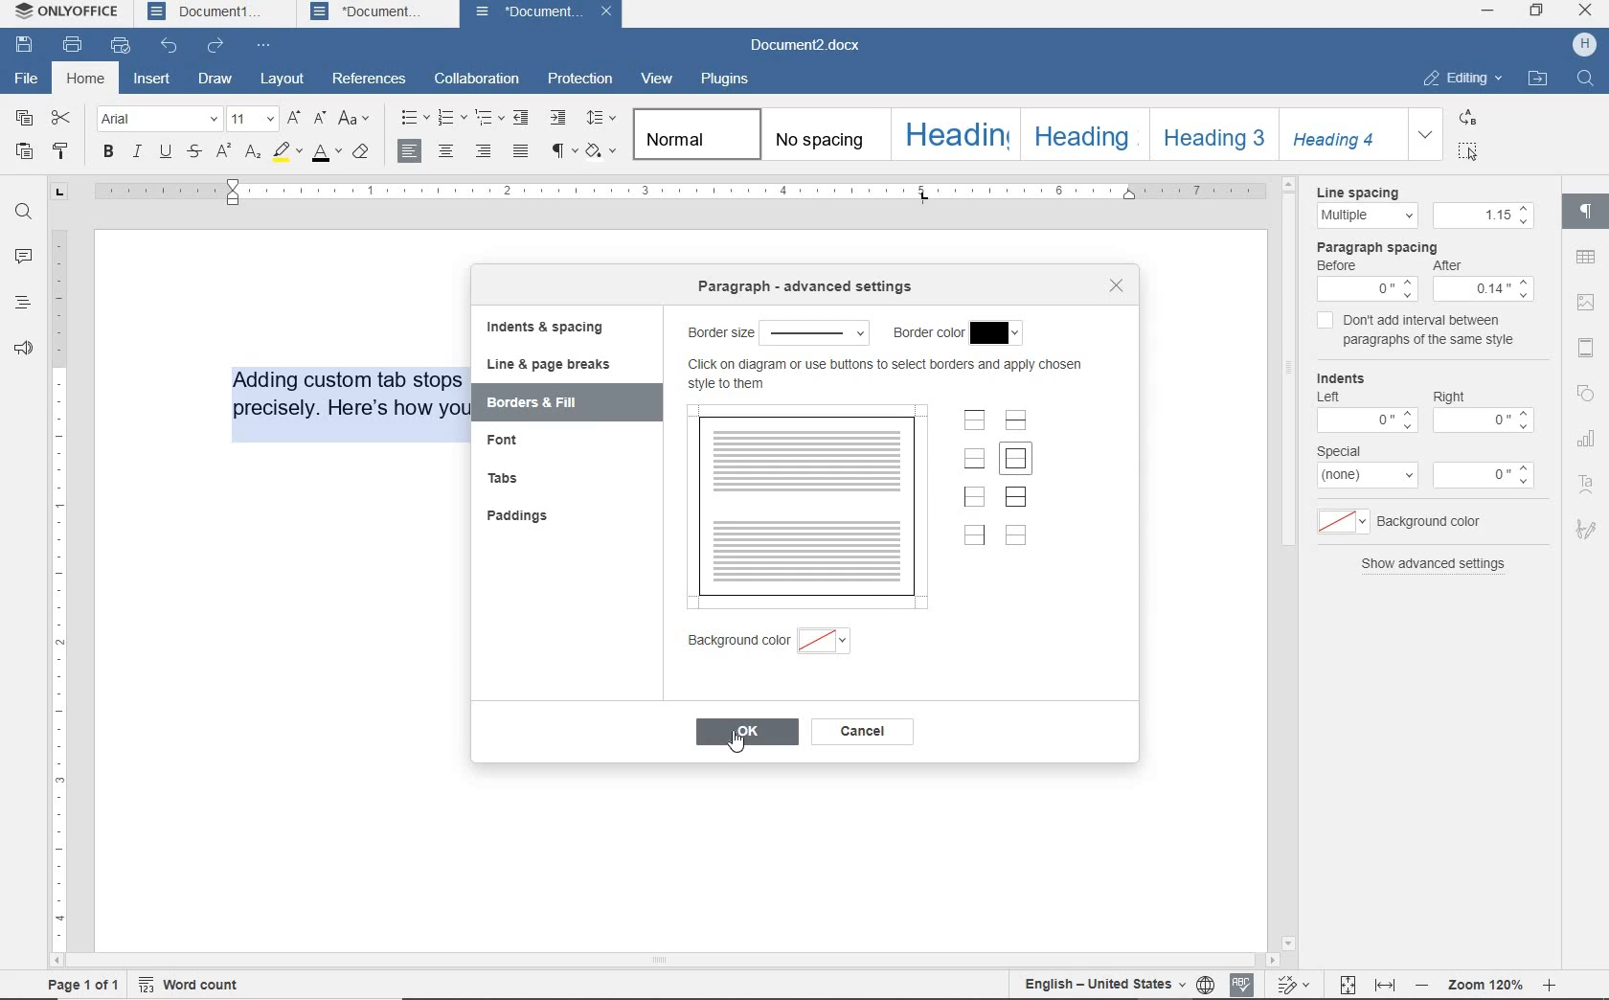  What do you see at coordinates (215, 80) in the screenshot?
I see `draw` at bounding box center [215, 80].